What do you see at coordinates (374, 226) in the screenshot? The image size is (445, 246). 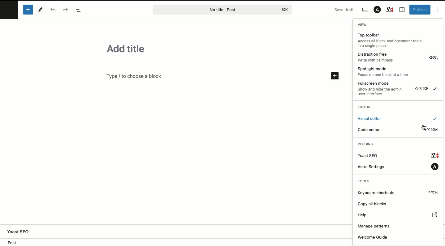 I see `Manage patterns` at bounding box center [374, 226].